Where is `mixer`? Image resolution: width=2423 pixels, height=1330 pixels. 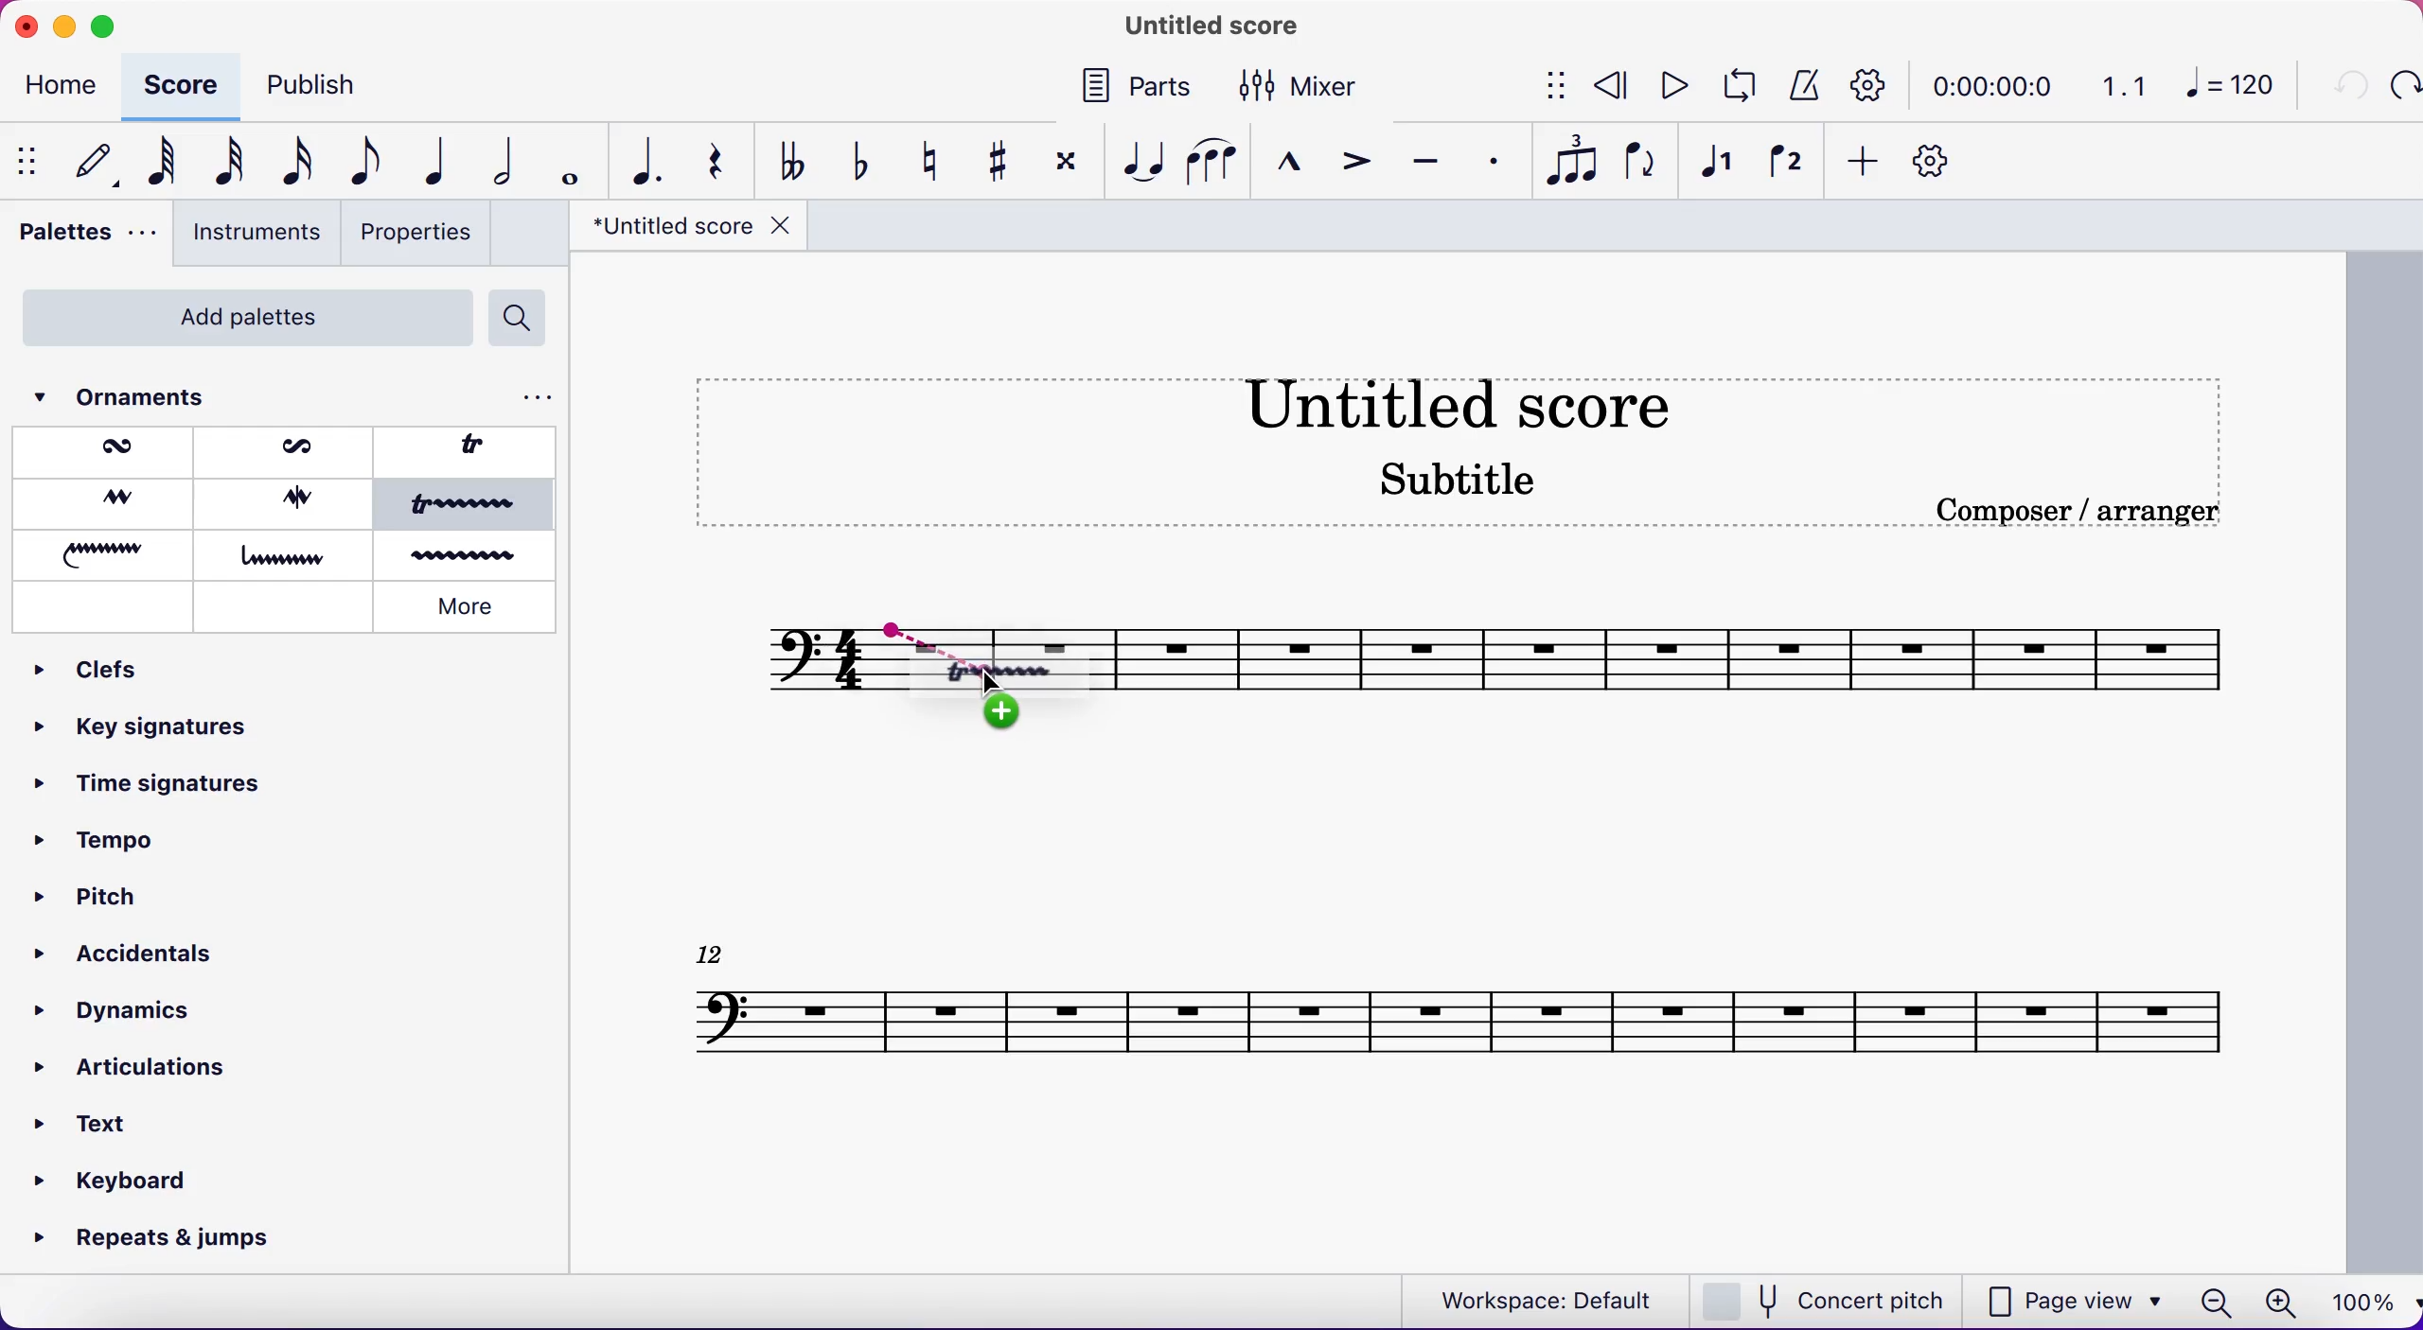
mixer is located at coordinates (1313, 85).